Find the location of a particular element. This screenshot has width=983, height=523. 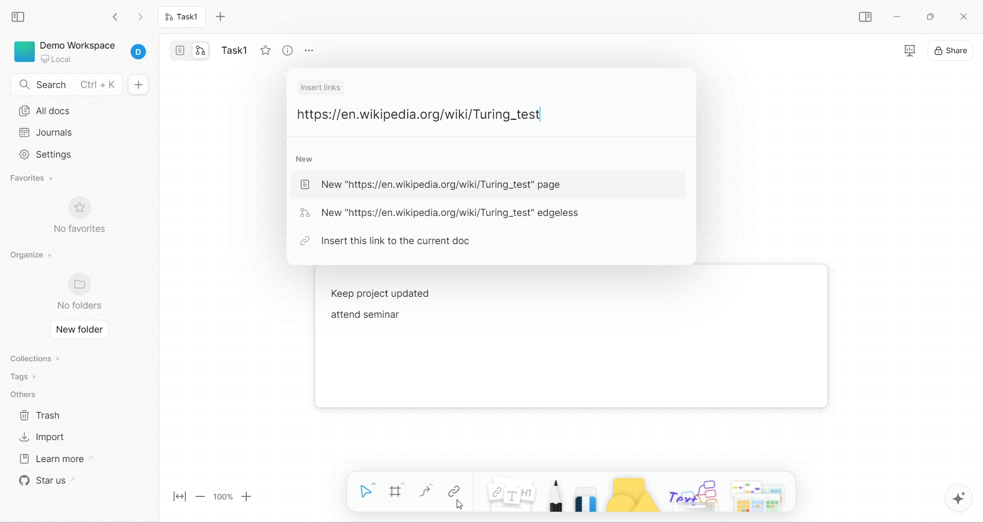

URL - https://en.wikipedia.org/wiki/Turing_test is located at coordinates (420, 114).